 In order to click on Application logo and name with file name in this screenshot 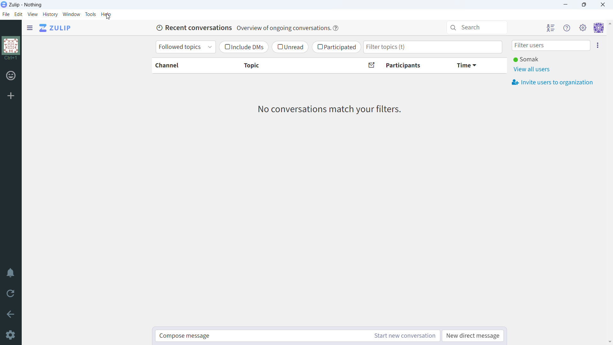, I will do `click(24, 4)`.